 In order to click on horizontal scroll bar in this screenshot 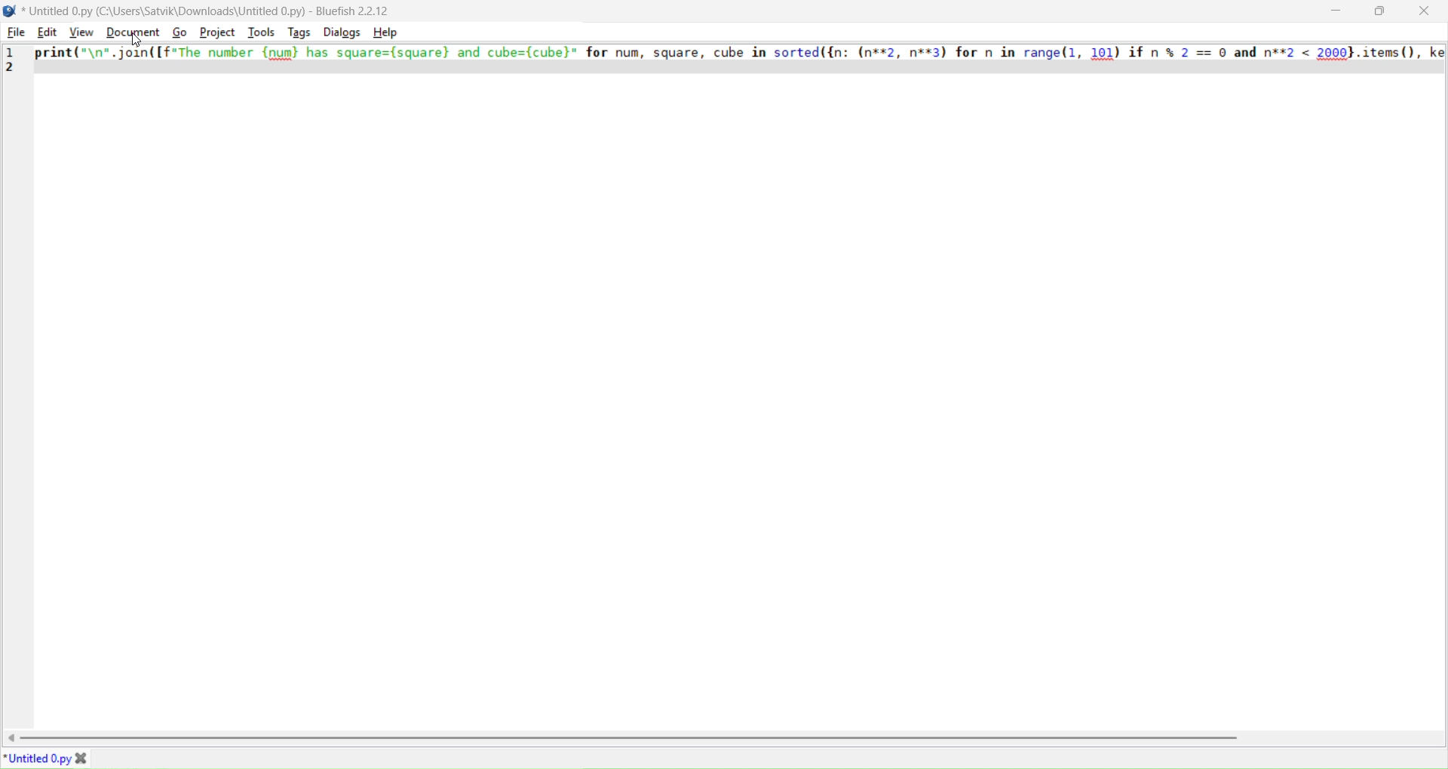, I will do `click(737, 737)`.